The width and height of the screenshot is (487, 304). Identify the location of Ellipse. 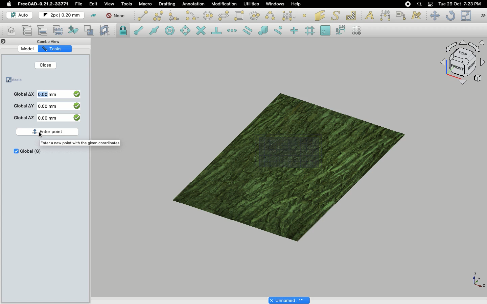
(223, 15).